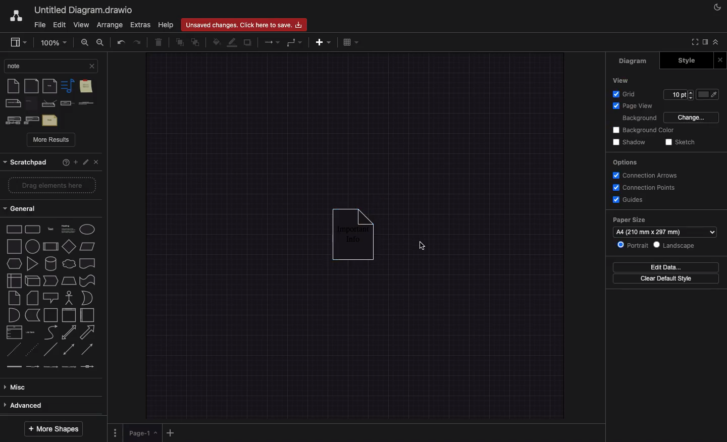 This screenshot has width=727, height=442. What do you see at coordinates (137, 42) in the screenshot?
I see `Redo` at bounding box center [137, 42].